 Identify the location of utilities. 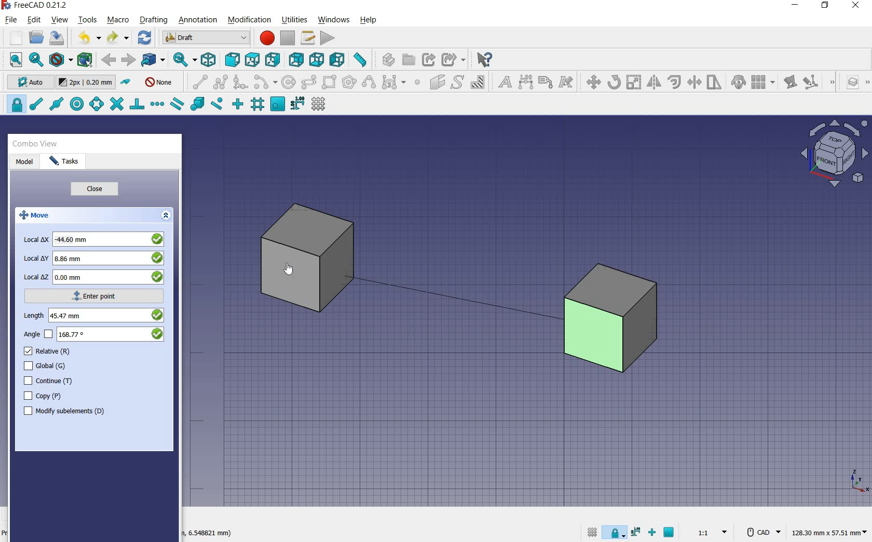
(296, 19).